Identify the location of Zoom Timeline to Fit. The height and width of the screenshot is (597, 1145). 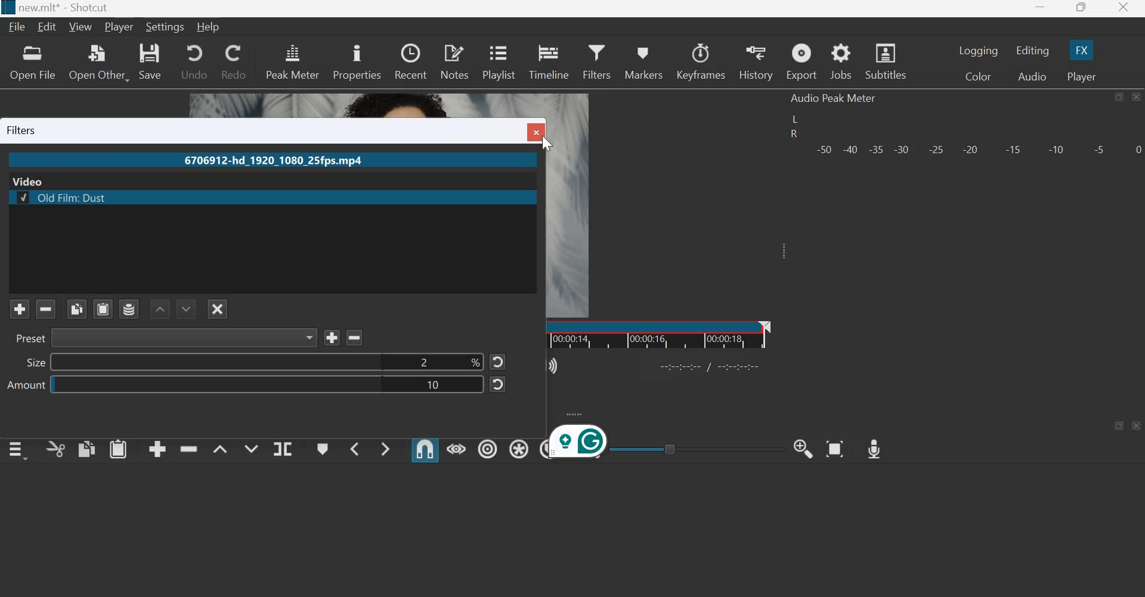
(835, 446).